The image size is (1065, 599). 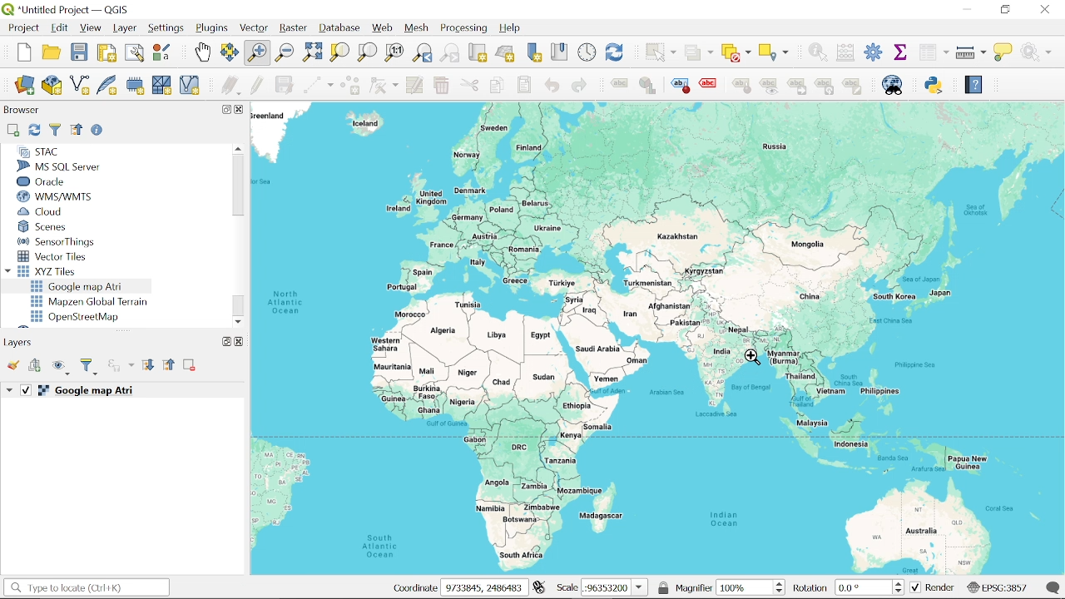 I want to click on Refresh, so click(x=33, y=131).